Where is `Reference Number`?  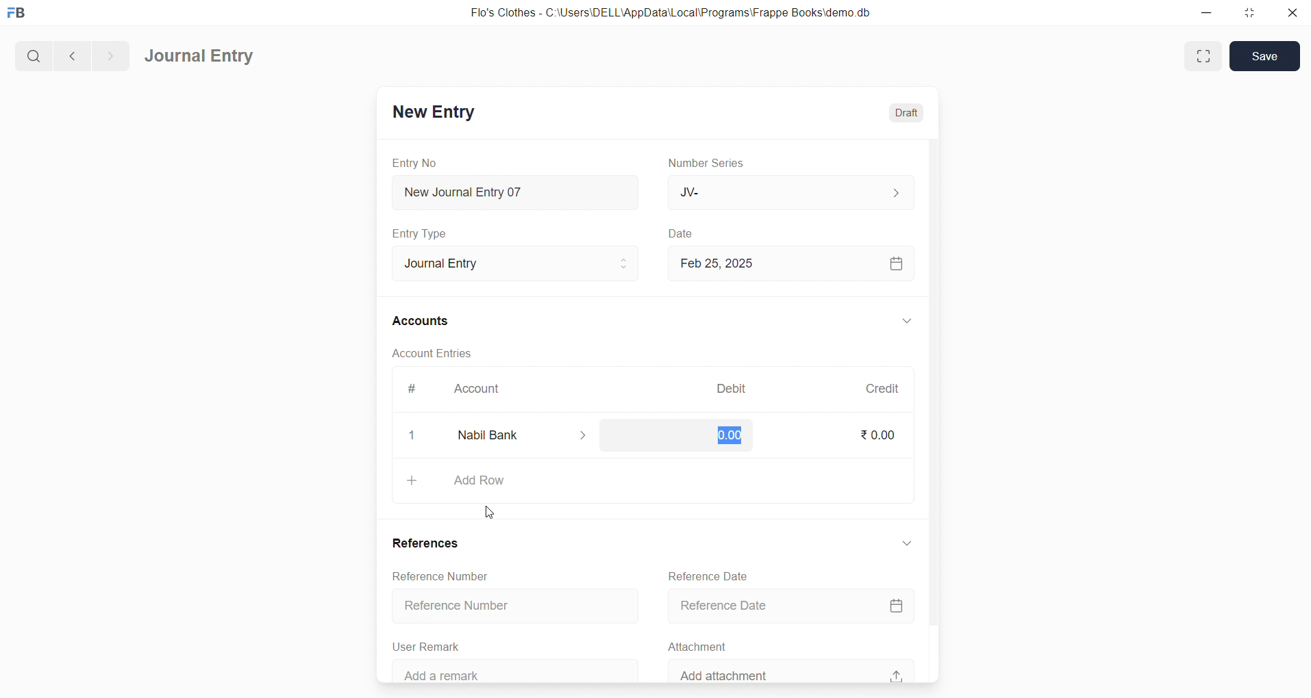
Reference Number is located at coordinates (510, 607).